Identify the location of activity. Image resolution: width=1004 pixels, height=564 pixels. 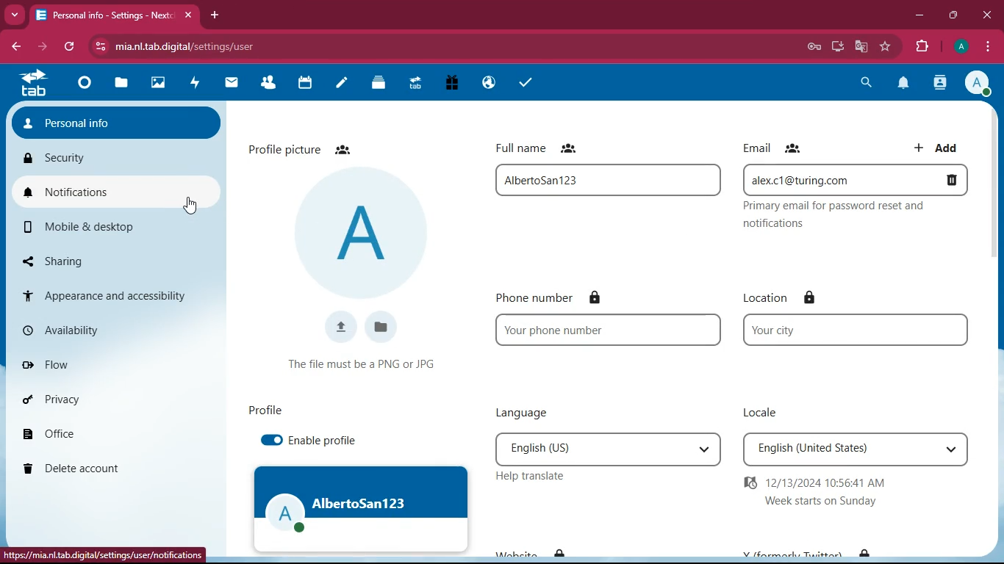
(941, 84).